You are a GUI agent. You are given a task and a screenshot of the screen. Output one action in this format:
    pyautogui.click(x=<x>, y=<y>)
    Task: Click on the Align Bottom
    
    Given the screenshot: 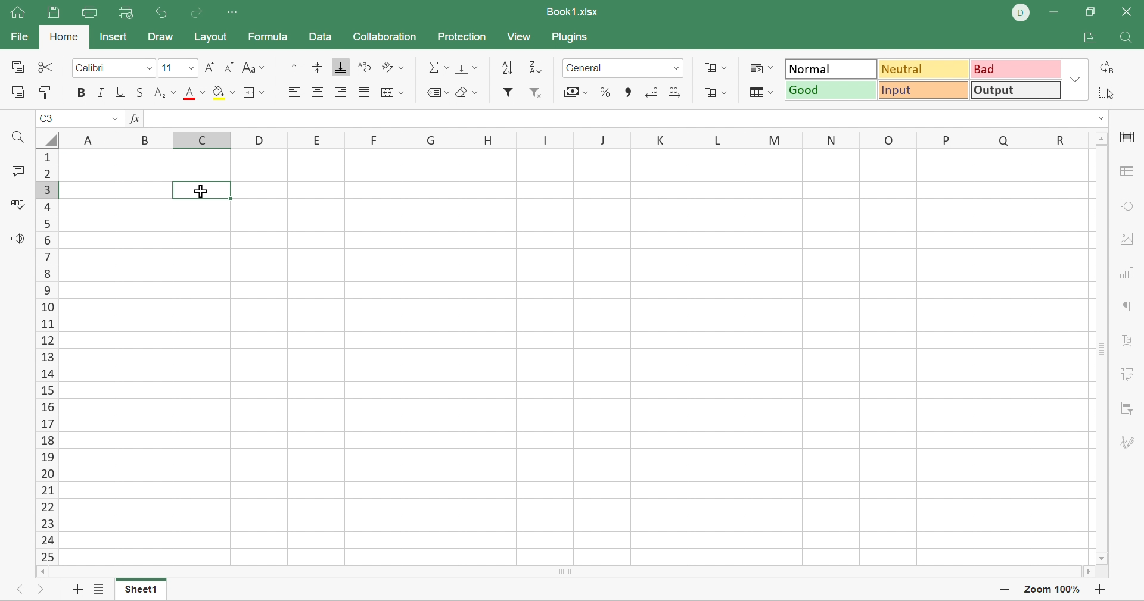 What is the action you would take?
    pyautogui.click(x=339, y=68)
    